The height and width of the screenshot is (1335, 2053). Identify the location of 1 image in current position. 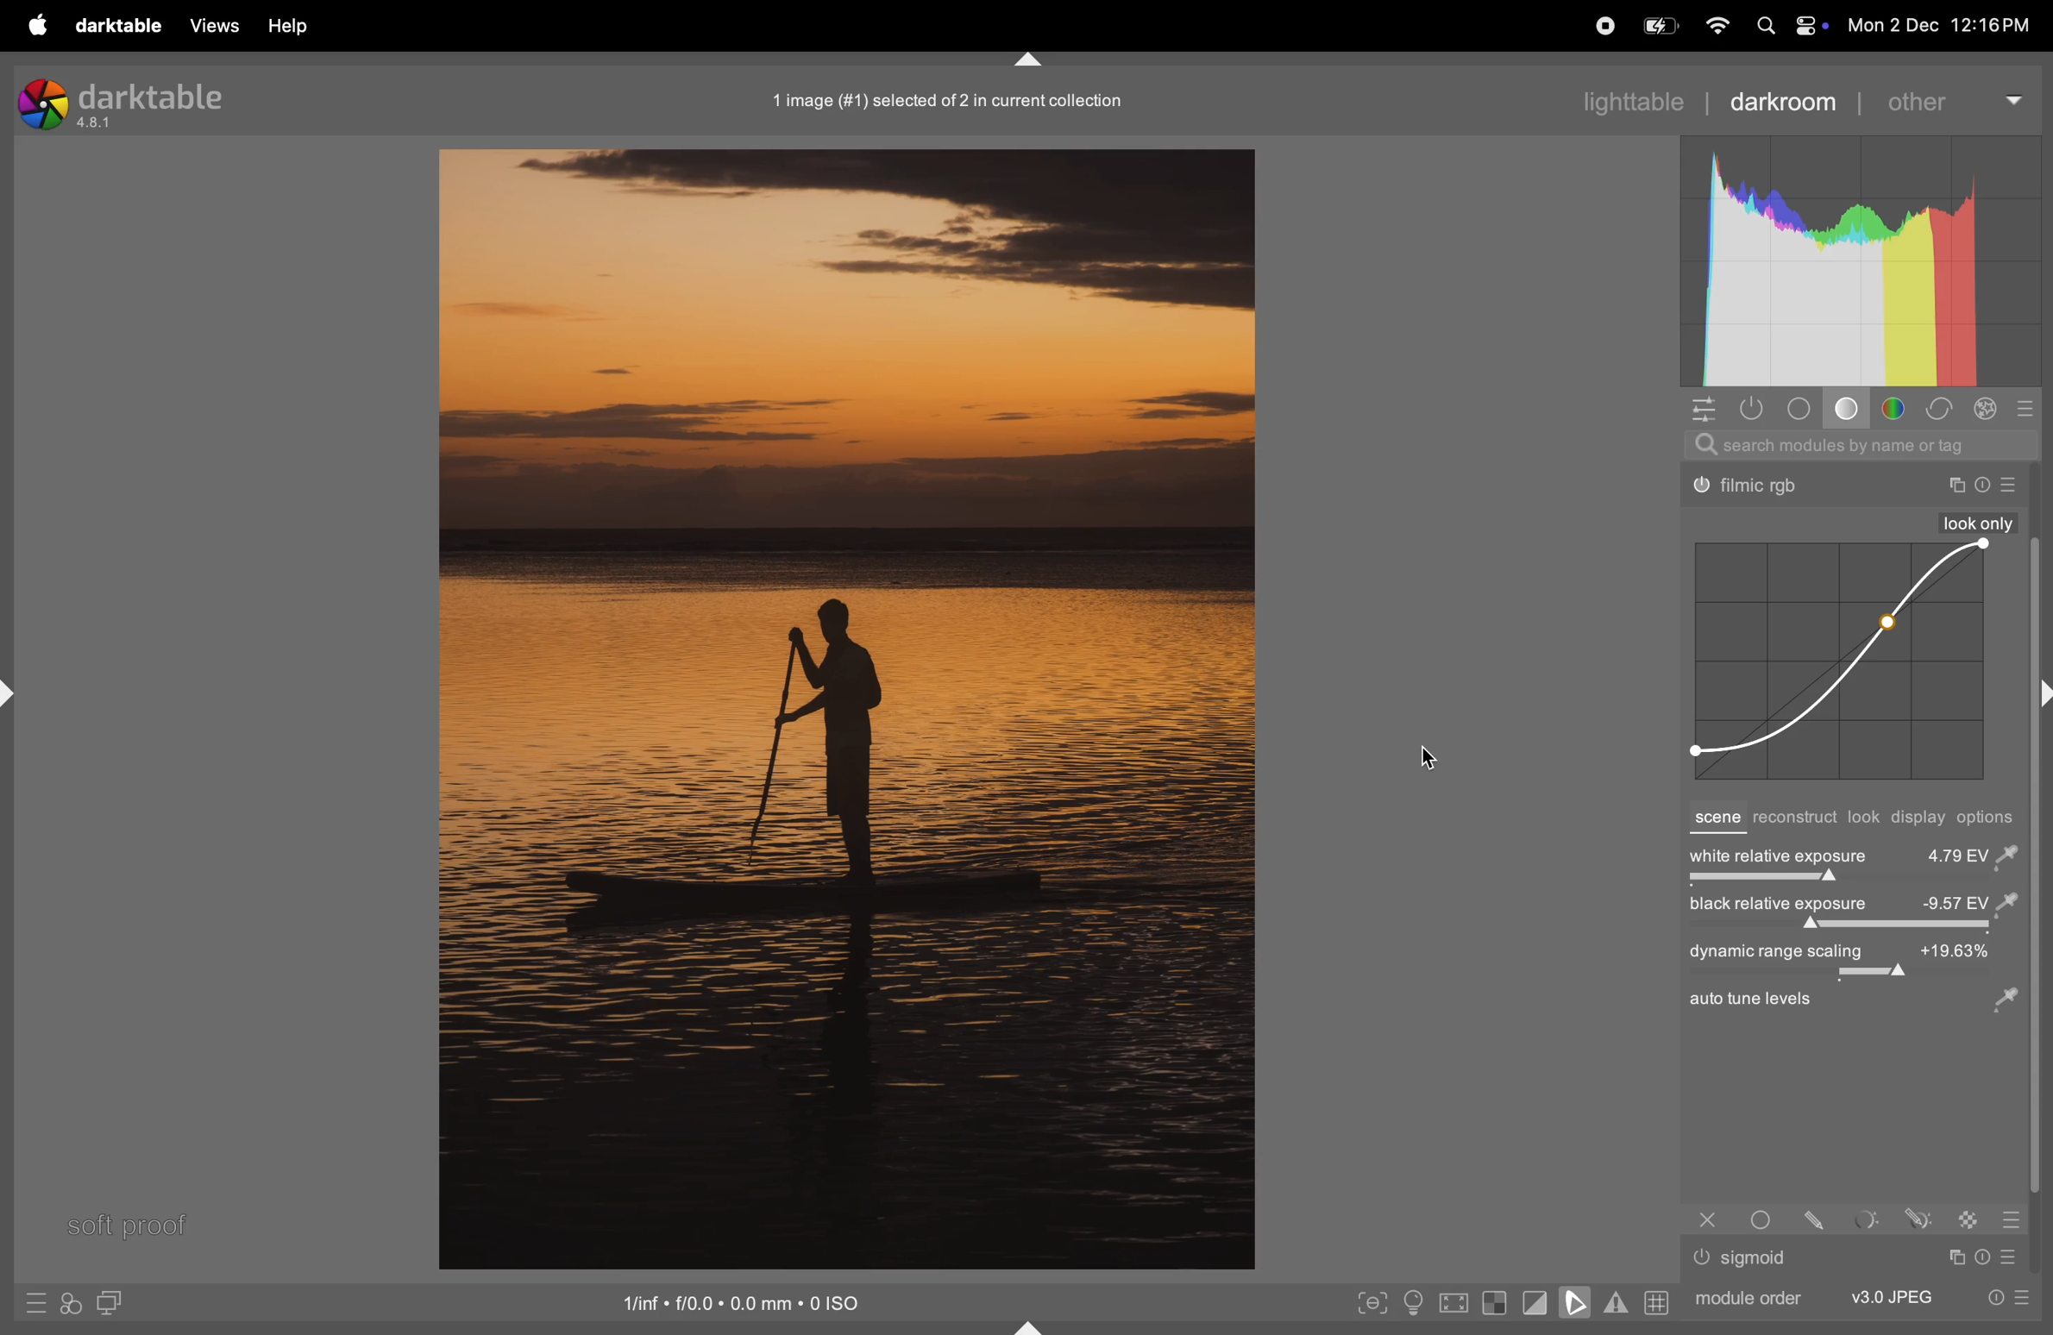
(942, 99).